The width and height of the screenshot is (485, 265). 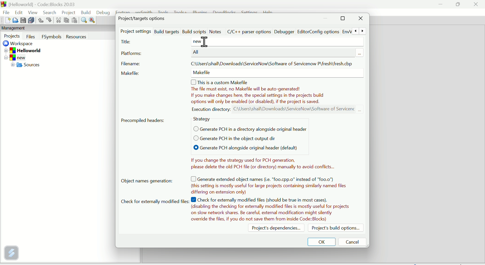 What do you see at coordinates (230, 138) in the screenshot?
I see `Generate PCH in the object output dir` at bounding box center [230, 138].